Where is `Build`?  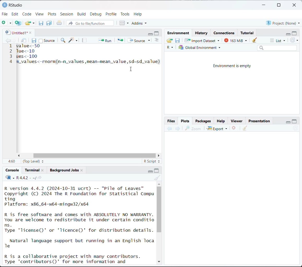
Build is located at coordinates (82, 14).